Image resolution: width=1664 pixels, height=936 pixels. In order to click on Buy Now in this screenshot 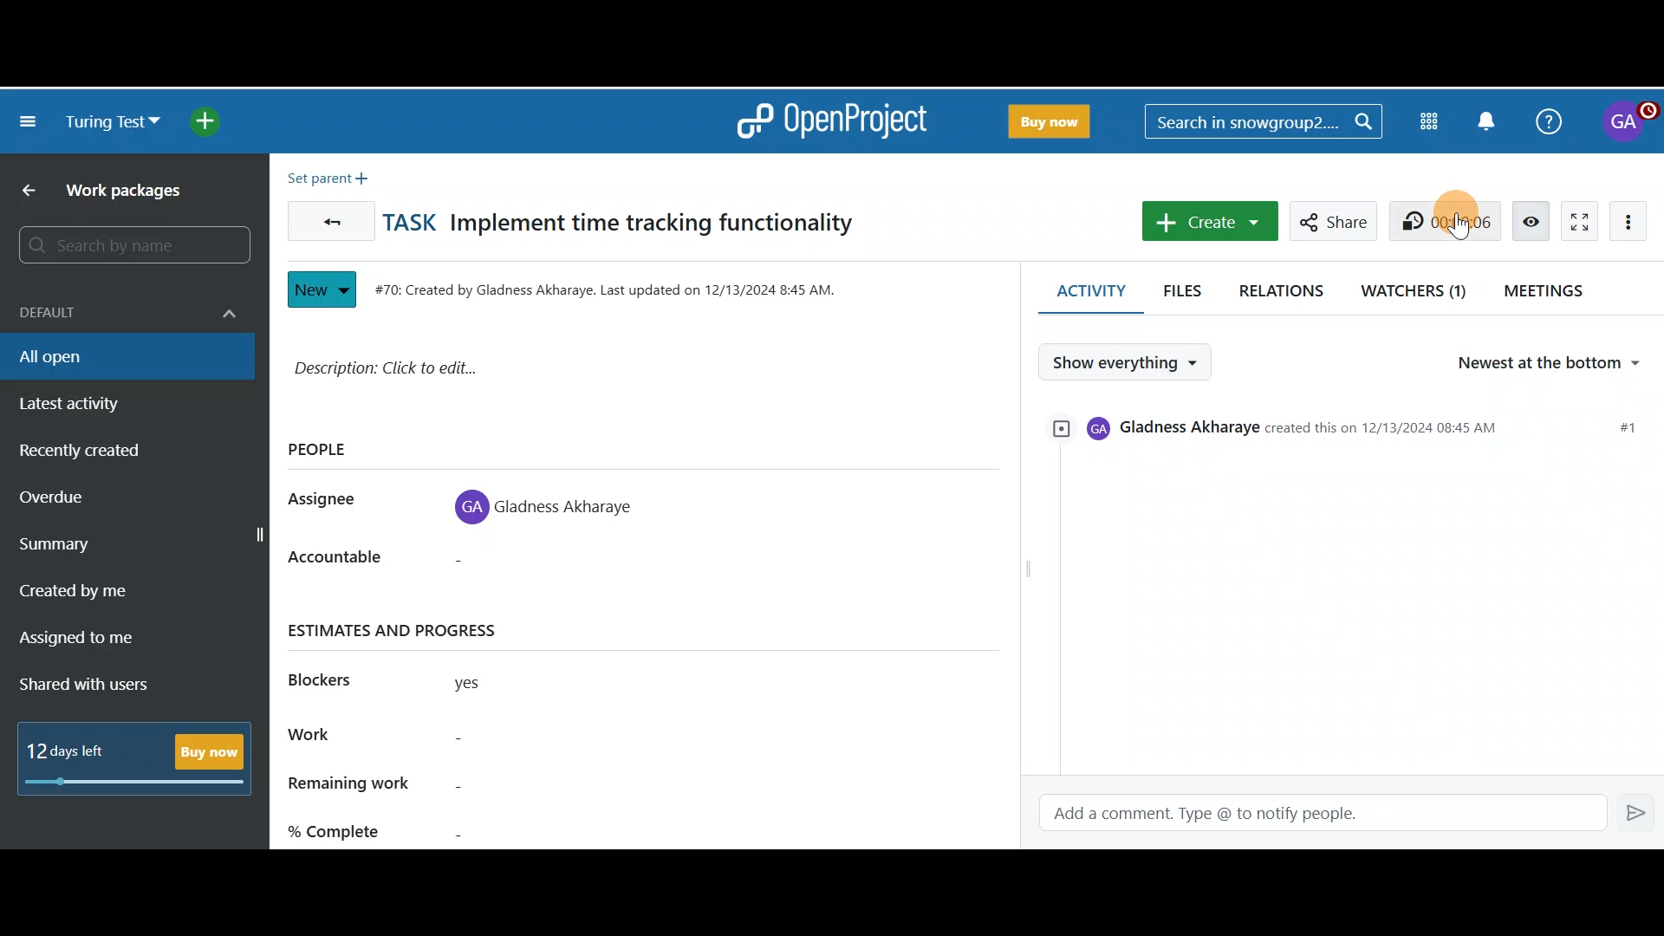, I will do `click(1046, 118)`.